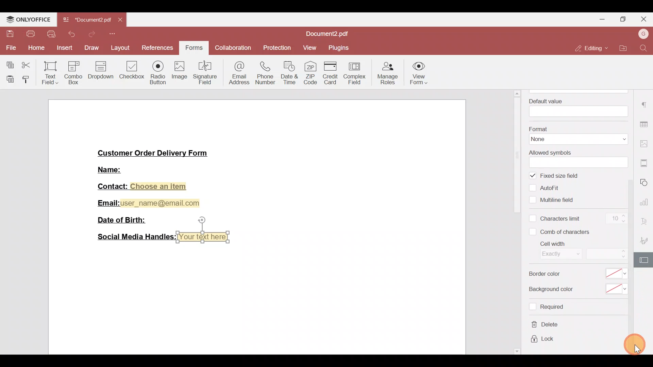 The height and width of the screenshot is (367, 653). What do you see at coordinates (556, 219) in the screenshot?
I see `Characters limit` at bounding box center [556, 219].